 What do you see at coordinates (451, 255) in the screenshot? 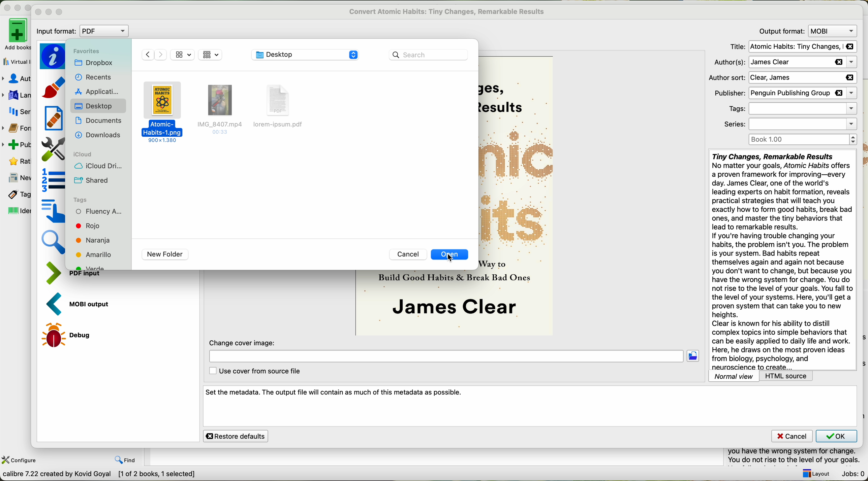
I see `click on open` at bounding box center [451, 255].